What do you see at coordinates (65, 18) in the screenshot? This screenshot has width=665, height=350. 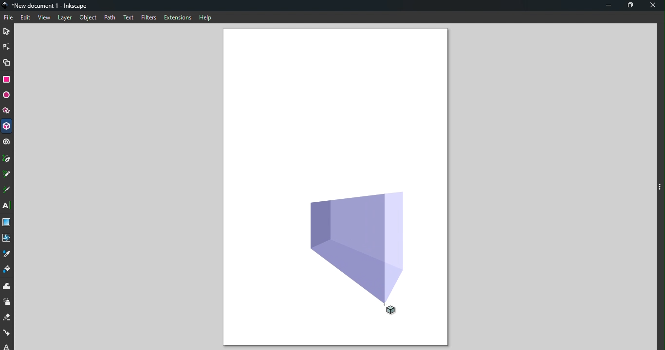 I see `Layer` at bounding box center [65, 18].